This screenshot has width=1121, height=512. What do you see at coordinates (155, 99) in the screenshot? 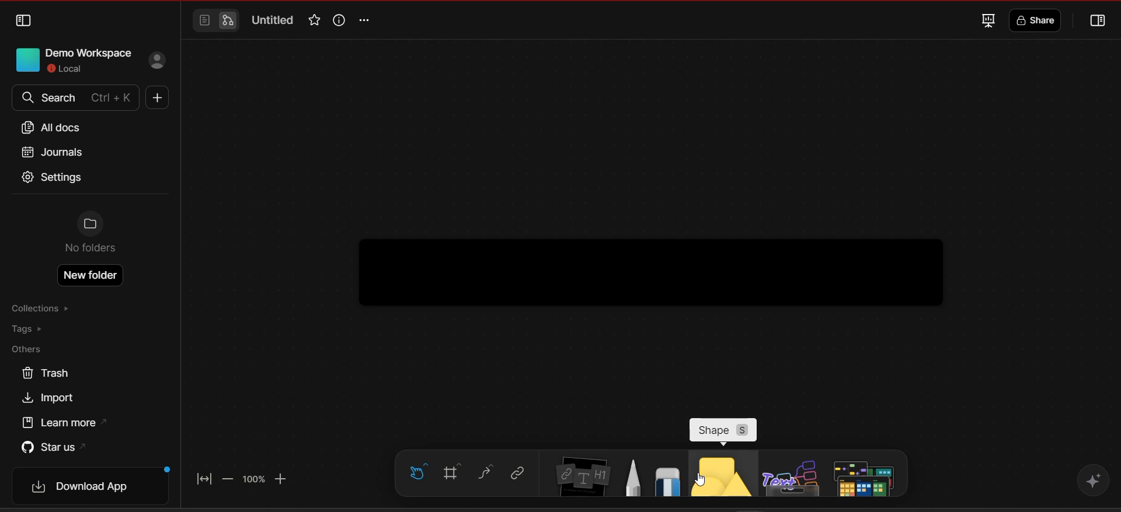
I see `new doc` at bounding box center [155, 99].